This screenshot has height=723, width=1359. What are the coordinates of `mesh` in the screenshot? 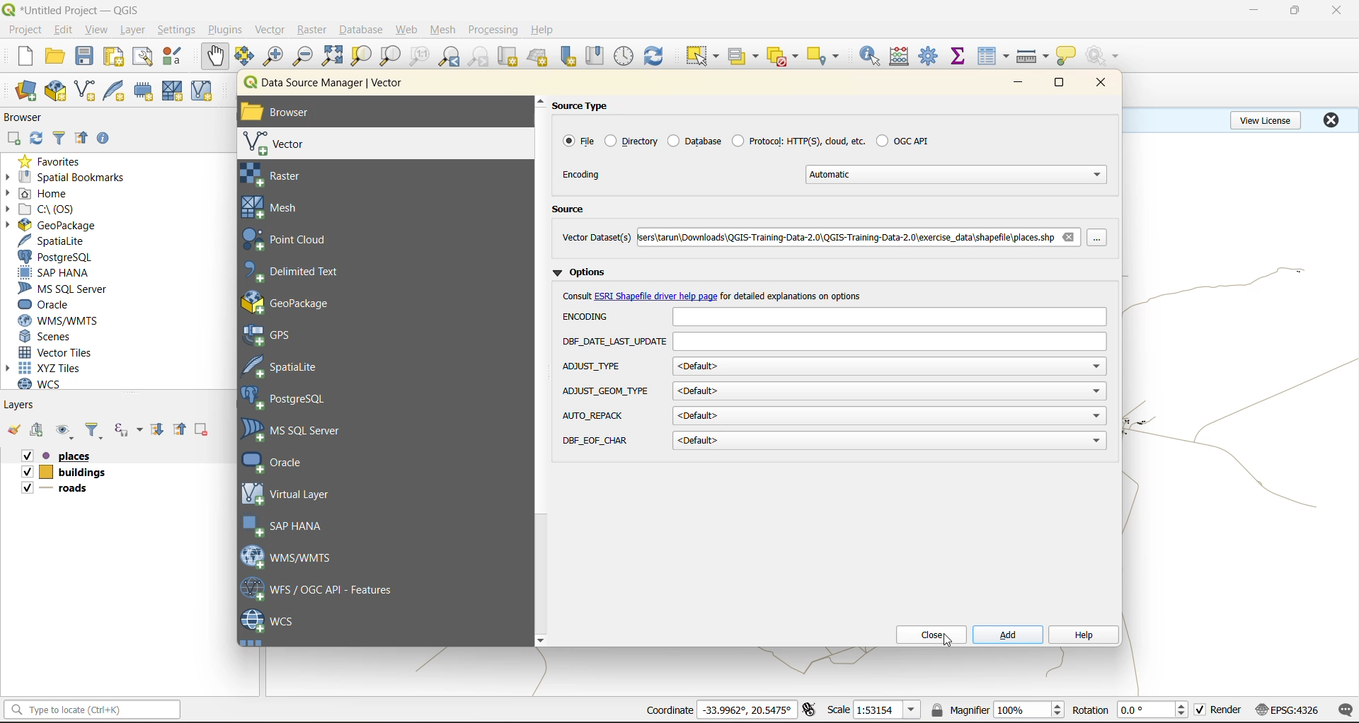 It's located at (277, 207).